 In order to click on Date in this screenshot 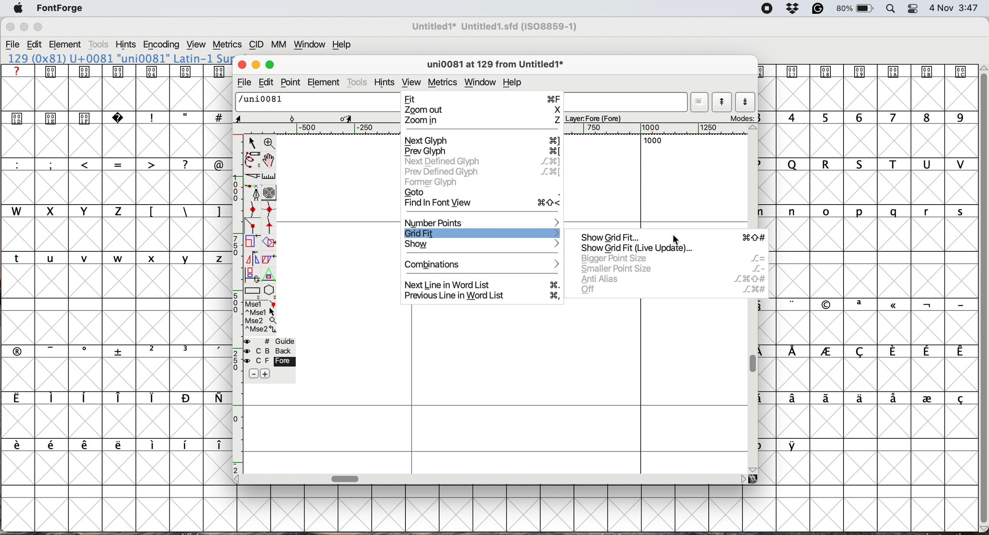, I will do `click(941, 8)`.